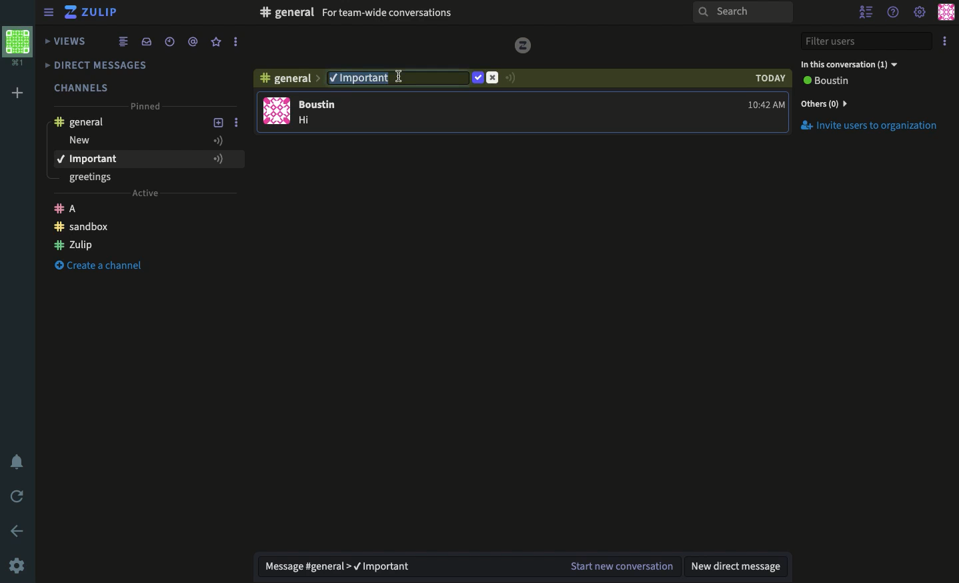  Describe the element at coordinates (99, 228) in the screenshot. I see `Create a channel` at that location.